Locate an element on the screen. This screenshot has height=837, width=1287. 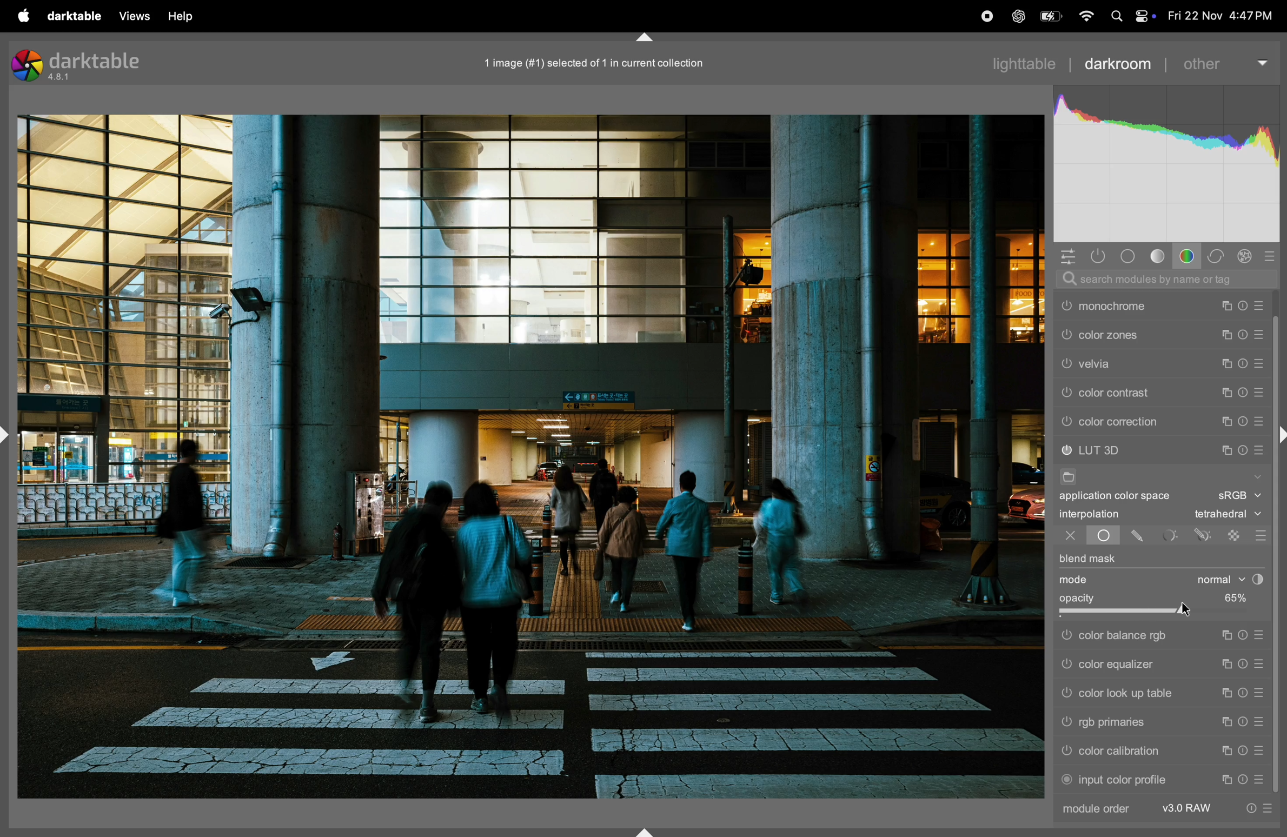
0% is located at coordinates (1229, 597).